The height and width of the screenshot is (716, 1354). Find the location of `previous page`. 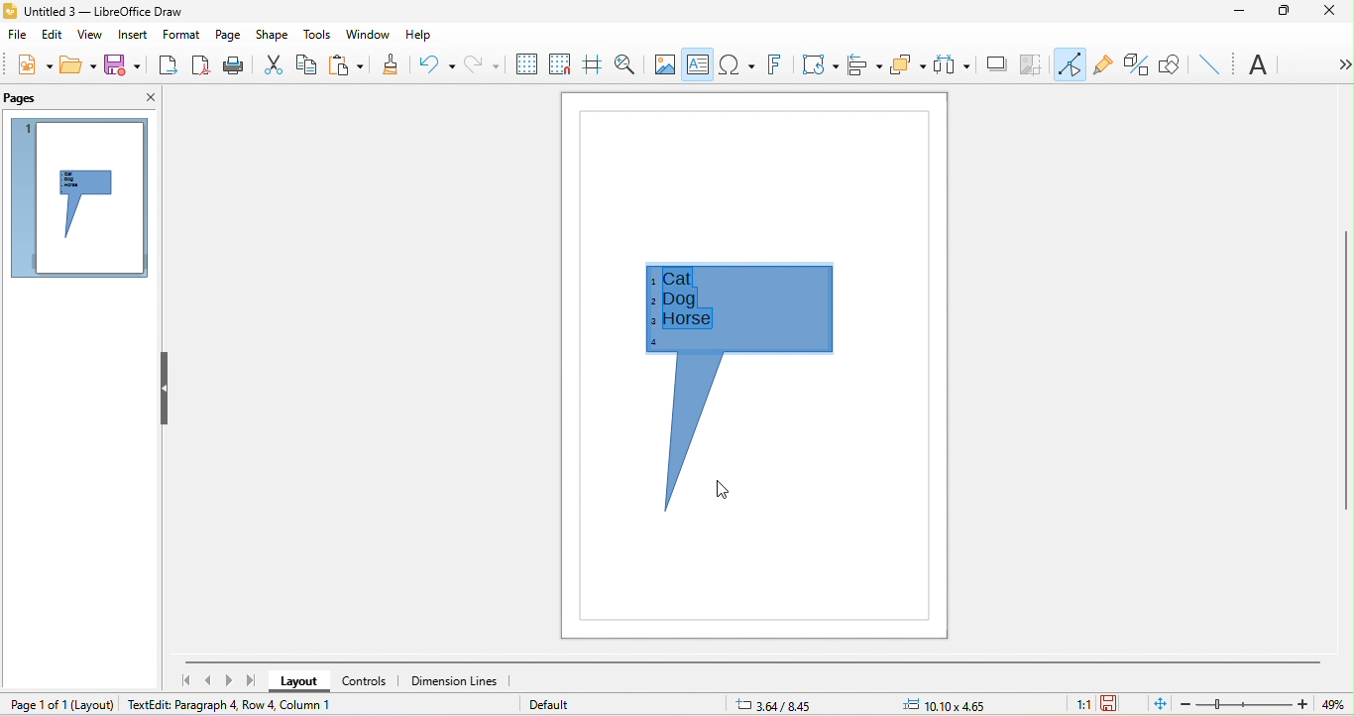

previous page is located at coordinates (210, 681).